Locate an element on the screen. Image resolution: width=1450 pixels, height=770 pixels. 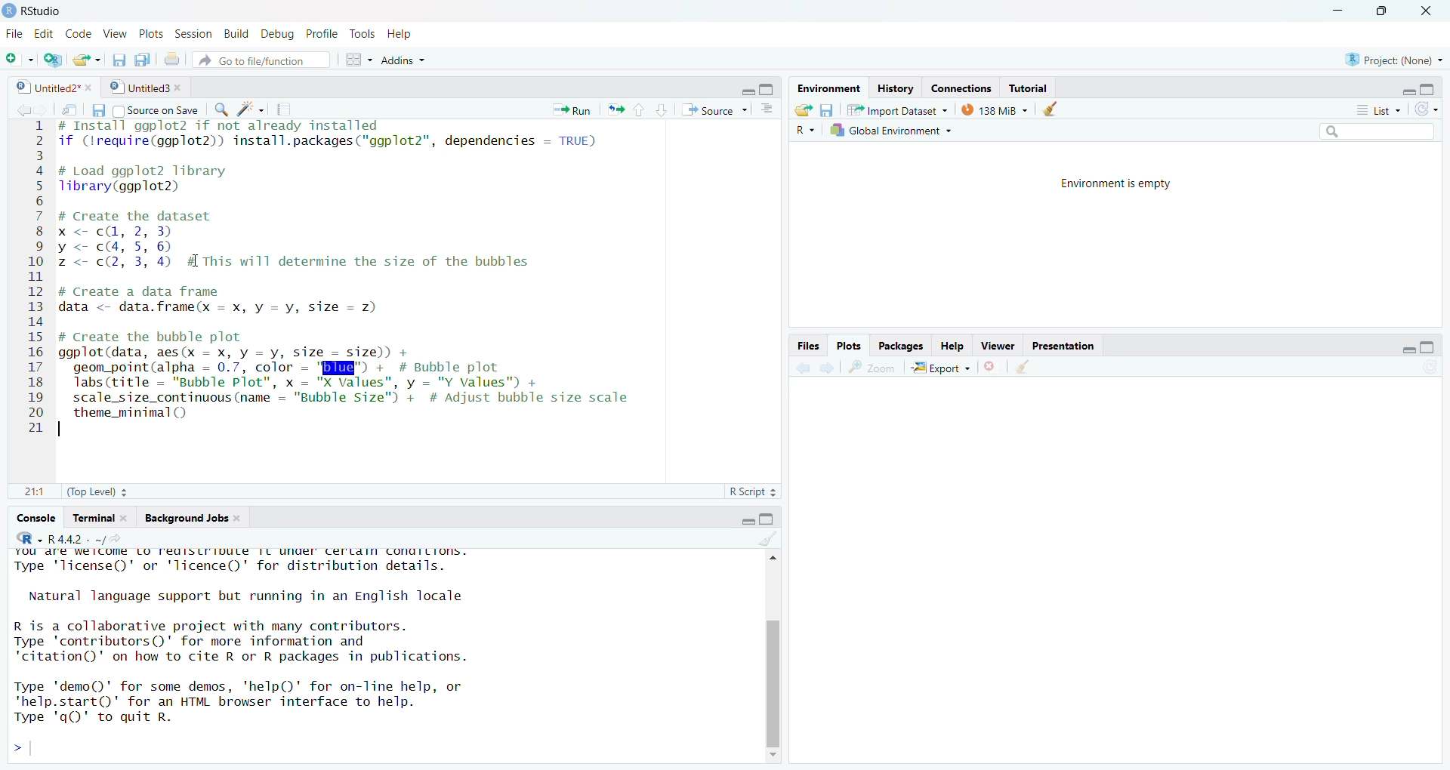
Build is located at coordinates (233, 35).